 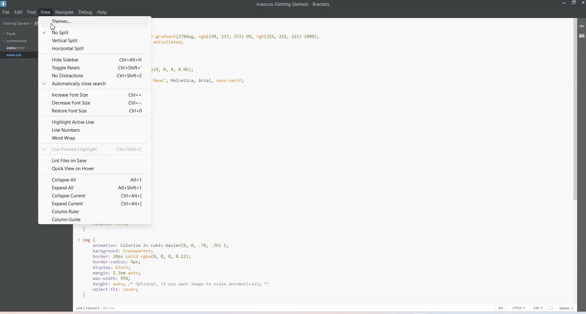 What do you see at coordinates (17, 48) in the screenshot?
I see `index.html` at bounding box center [17, 48].